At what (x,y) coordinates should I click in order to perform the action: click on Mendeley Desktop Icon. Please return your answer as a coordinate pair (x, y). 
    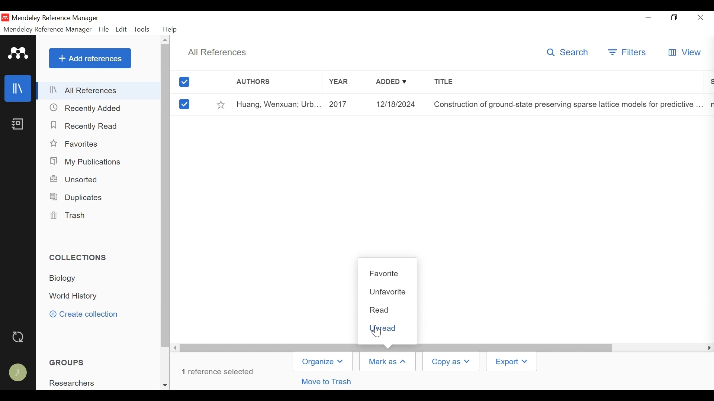
    Looking at the image, I should click on (5, 17).